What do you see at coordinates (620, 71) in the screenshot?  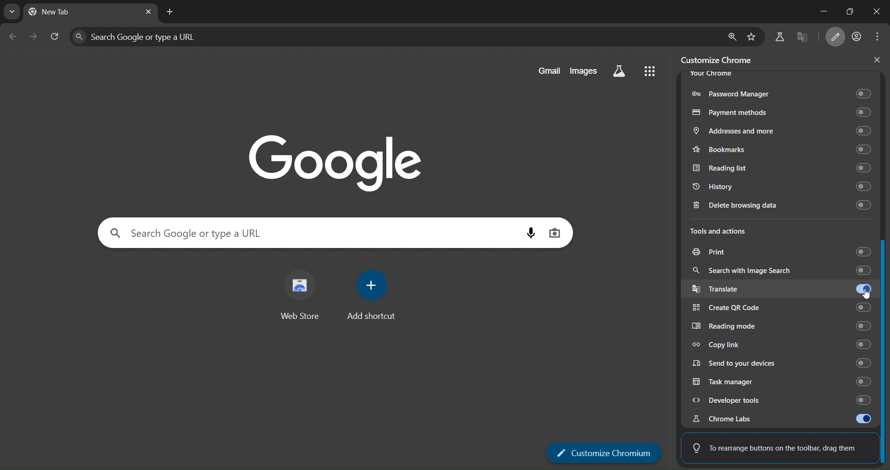 I see `search labs` at bounding box center [620, 71].